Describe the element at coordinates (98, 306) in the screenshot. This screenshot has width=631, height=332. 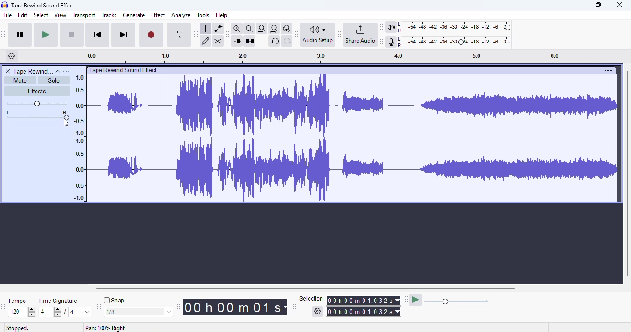
I see `audacity snapping toolbar` at that location.